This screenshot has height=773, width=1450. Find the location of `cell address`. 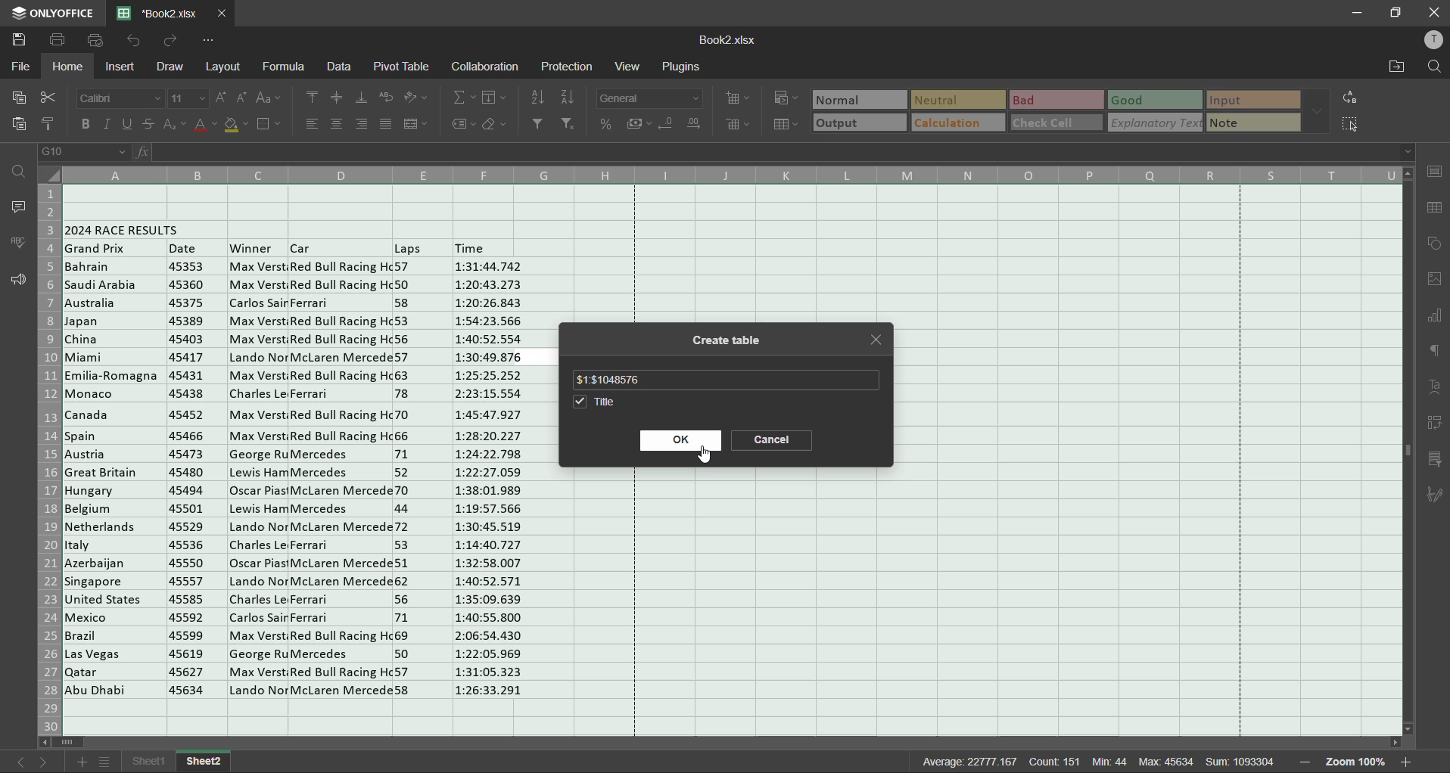

cell address is located at coordinates (83, 153).